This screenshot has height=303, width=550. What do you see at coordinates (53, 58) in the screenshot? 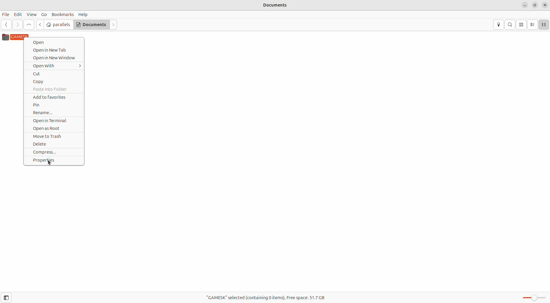
I see `Open in New Window` at bounding box center [53, 58].